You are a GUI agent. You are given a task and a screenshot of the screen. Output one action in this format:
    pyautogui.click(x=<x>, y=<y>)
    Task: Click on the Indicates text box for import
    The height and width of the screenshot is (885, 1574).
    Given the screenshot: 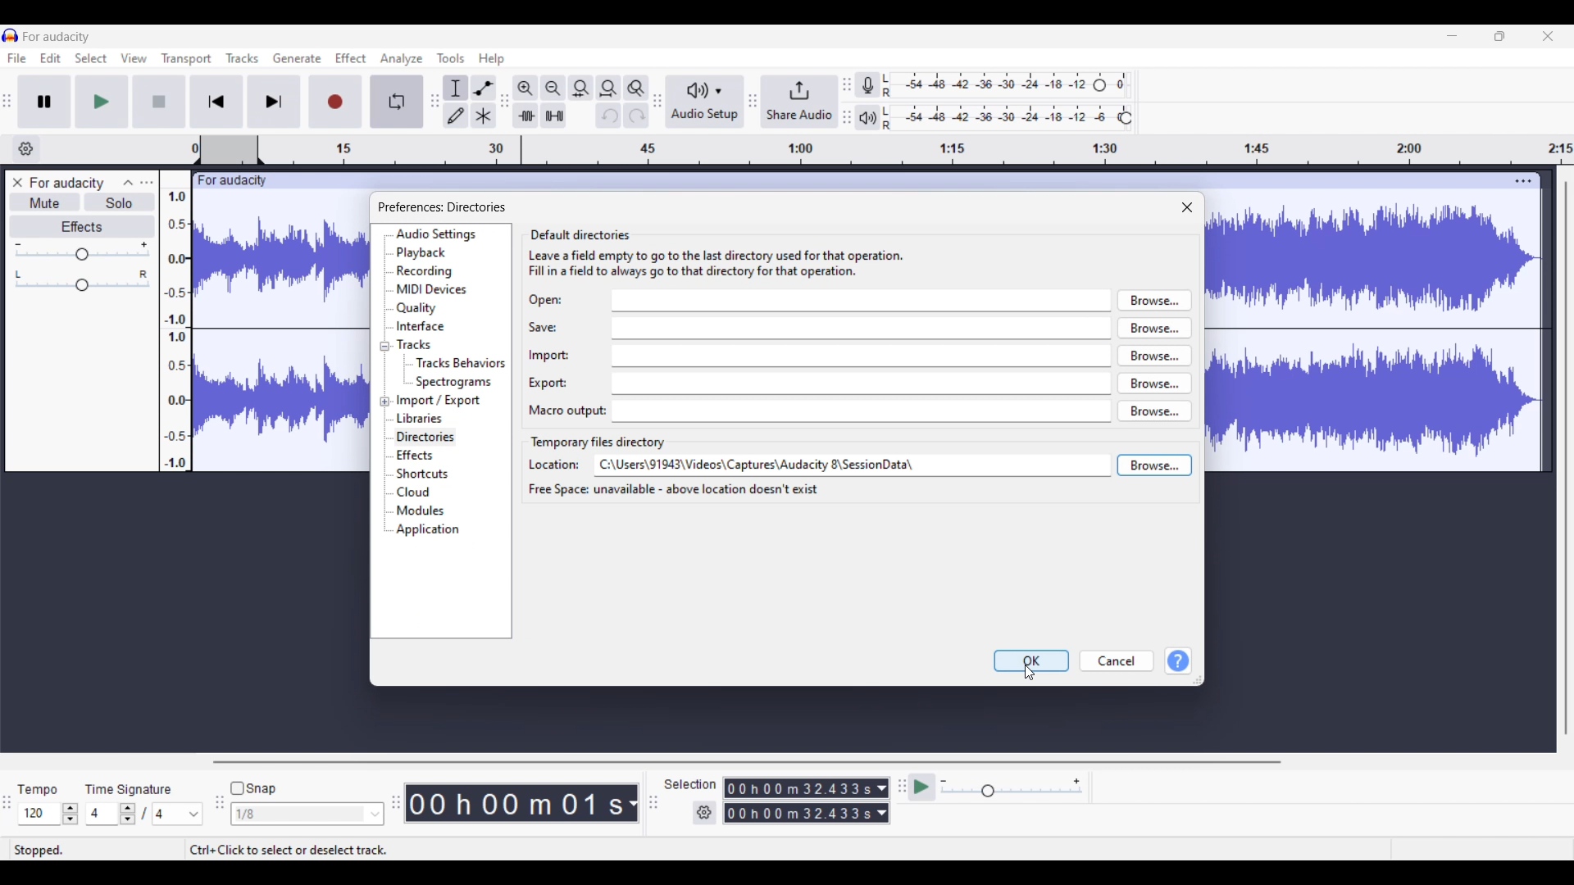 What is the action you would take?
    pyautogui.click(x=549, y=355)
    